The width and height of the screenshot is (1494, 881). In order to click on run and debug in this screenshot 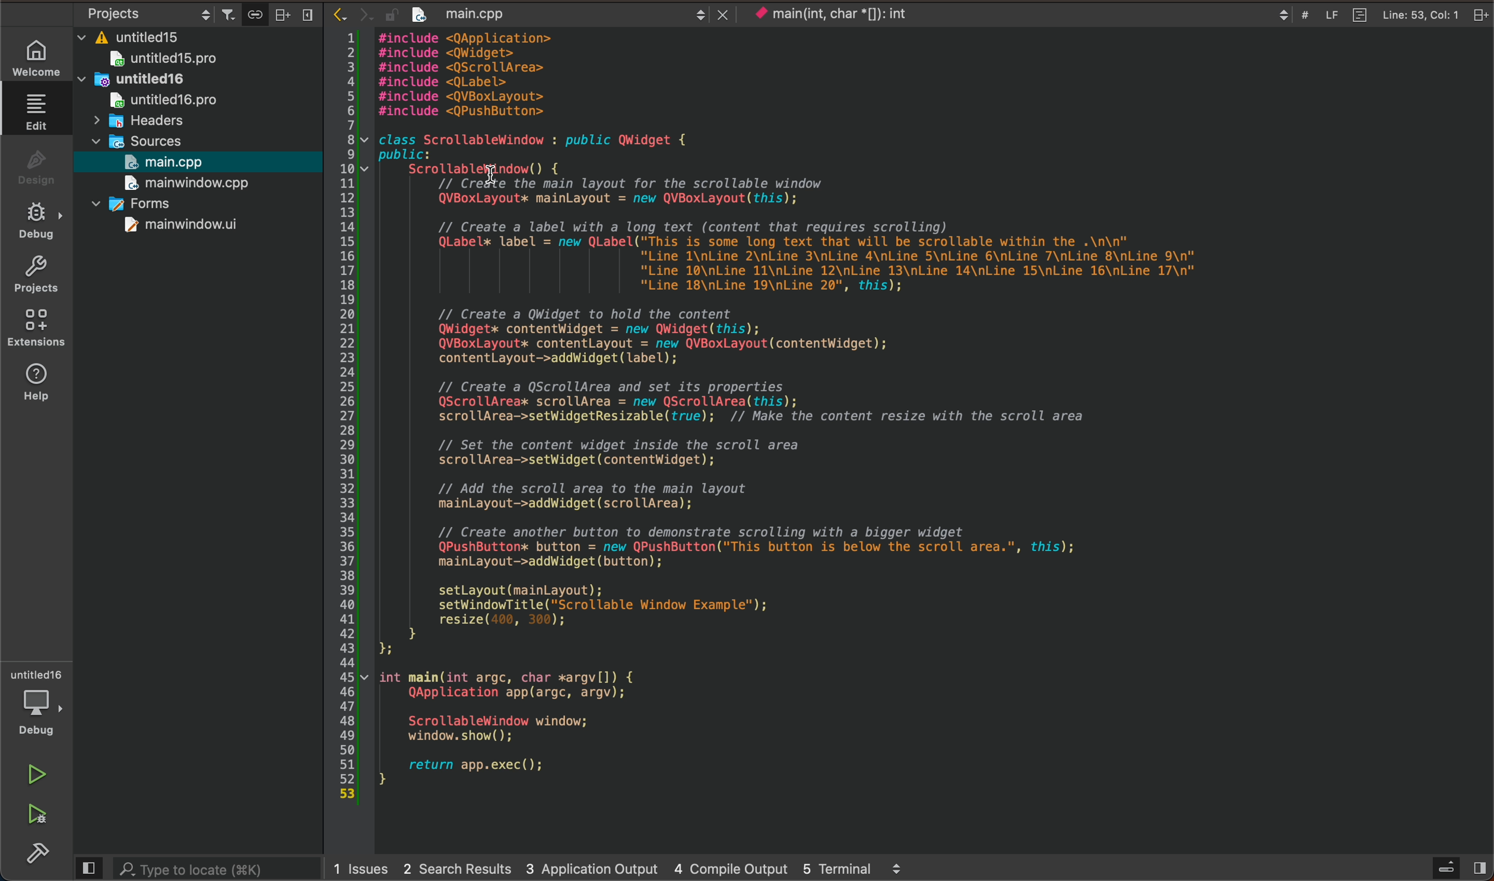, I will do `click(30, 813)`.